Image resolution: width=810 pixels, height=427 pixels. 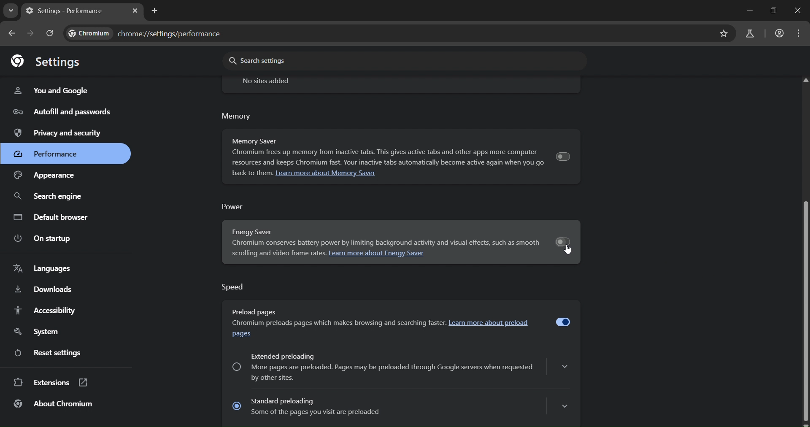 I want to click on accessibility, so click(x=48, y=310).